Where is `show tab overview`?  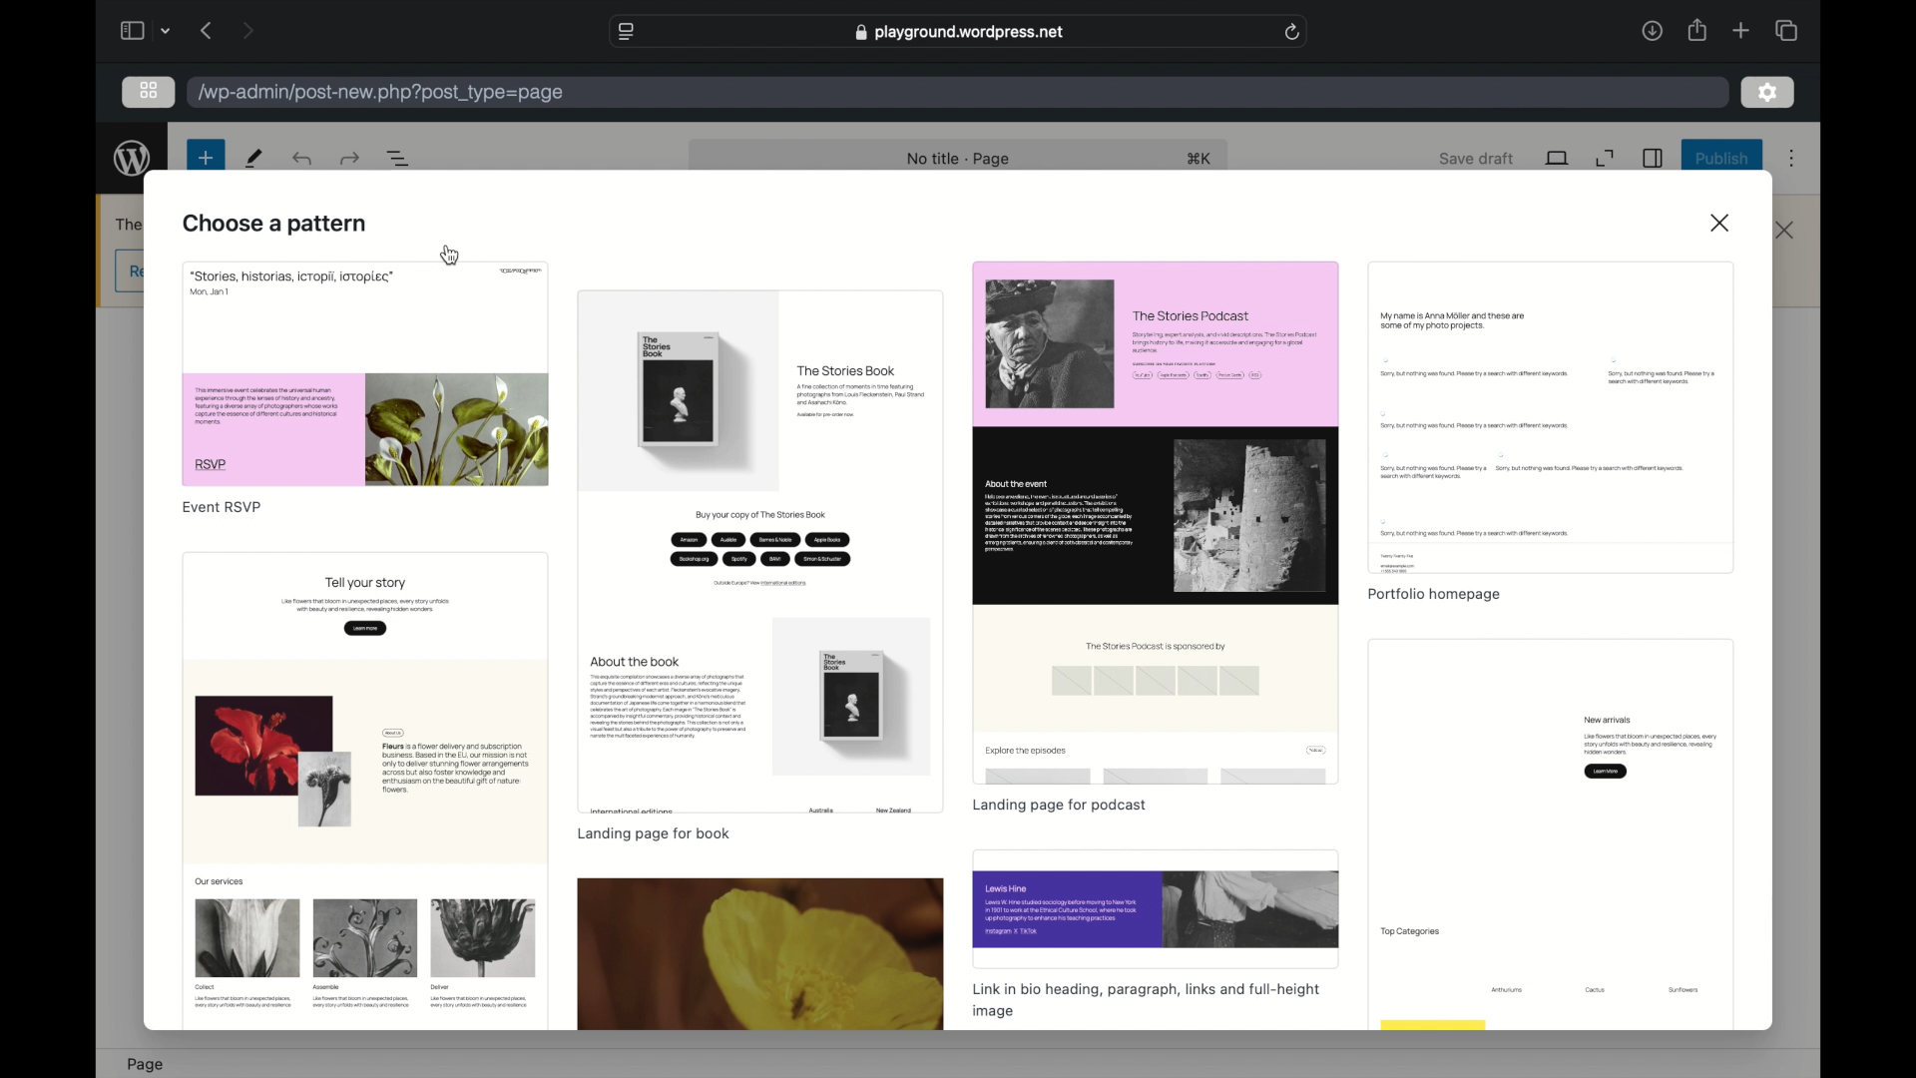
show tab overview is located at coordinates (1785, 30).